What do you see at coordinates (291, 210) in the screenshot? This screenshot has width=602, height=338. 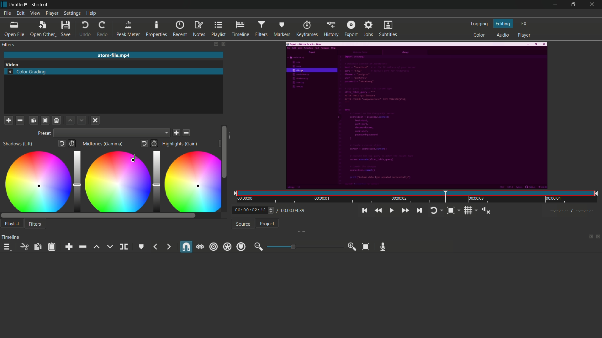 I see `total time` at bounding box center [291, 210].